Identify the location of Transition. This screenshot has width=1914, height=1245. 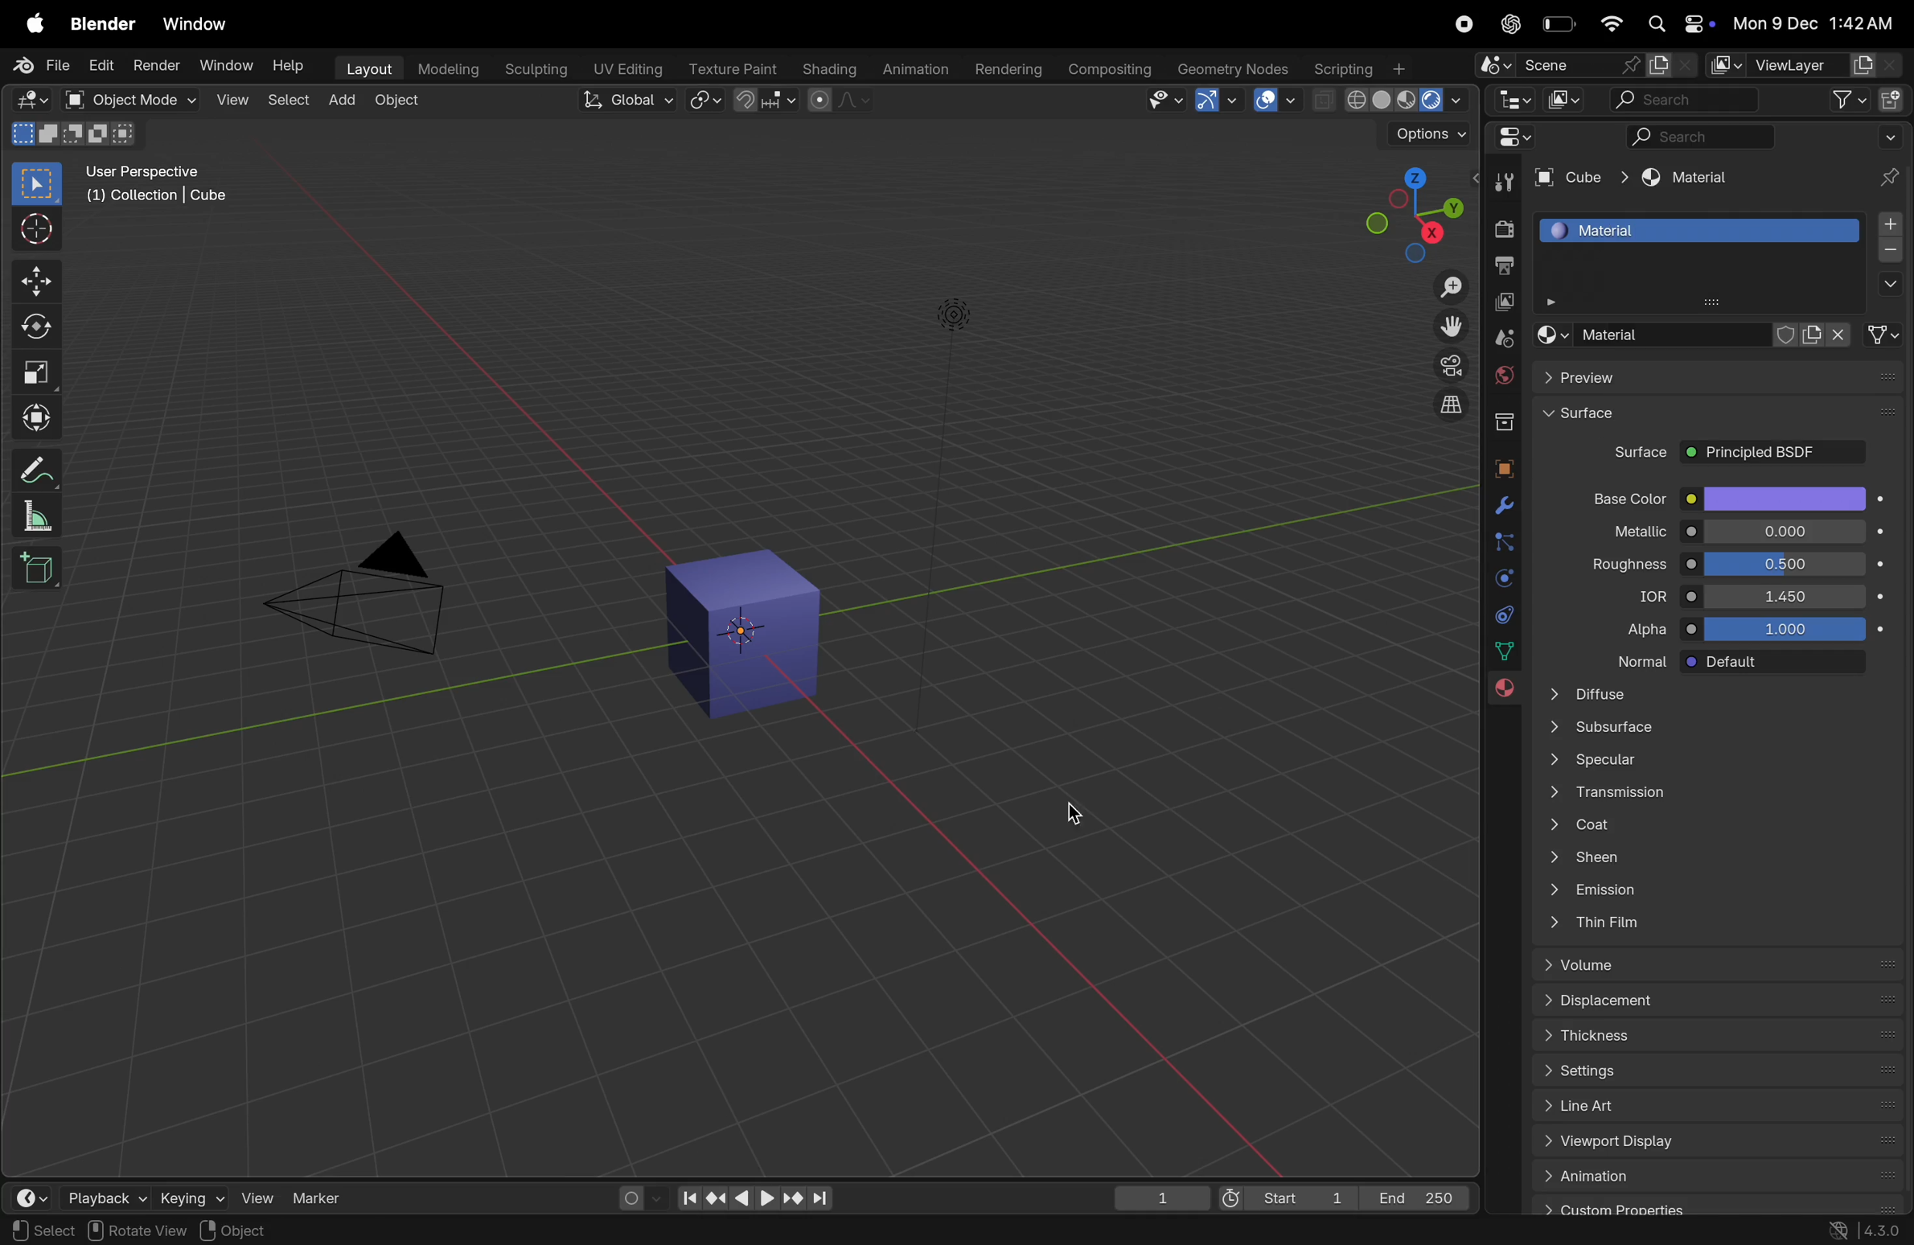
(1707, 796).